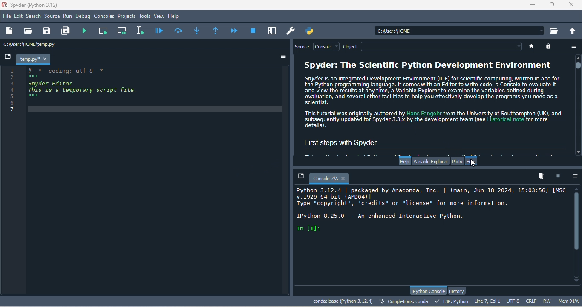  I want to click on object, so click(350, 47).